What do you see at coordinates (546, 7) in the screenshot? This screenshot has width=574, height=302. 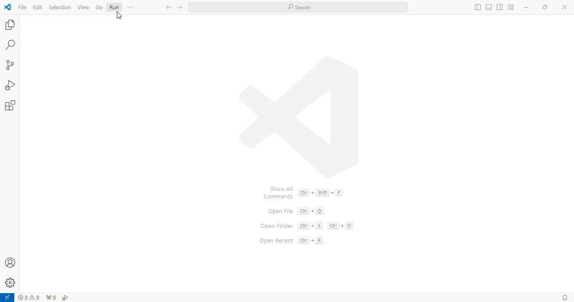 I see `maximize` at bounding box center [546, 7].